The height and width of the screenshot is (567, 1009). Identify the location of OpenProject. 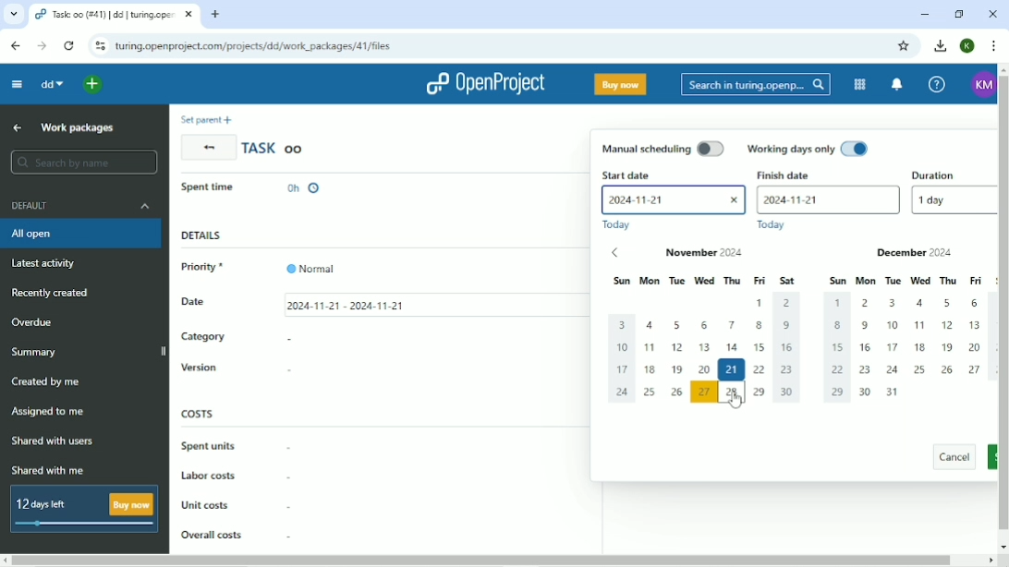
(484, 82).